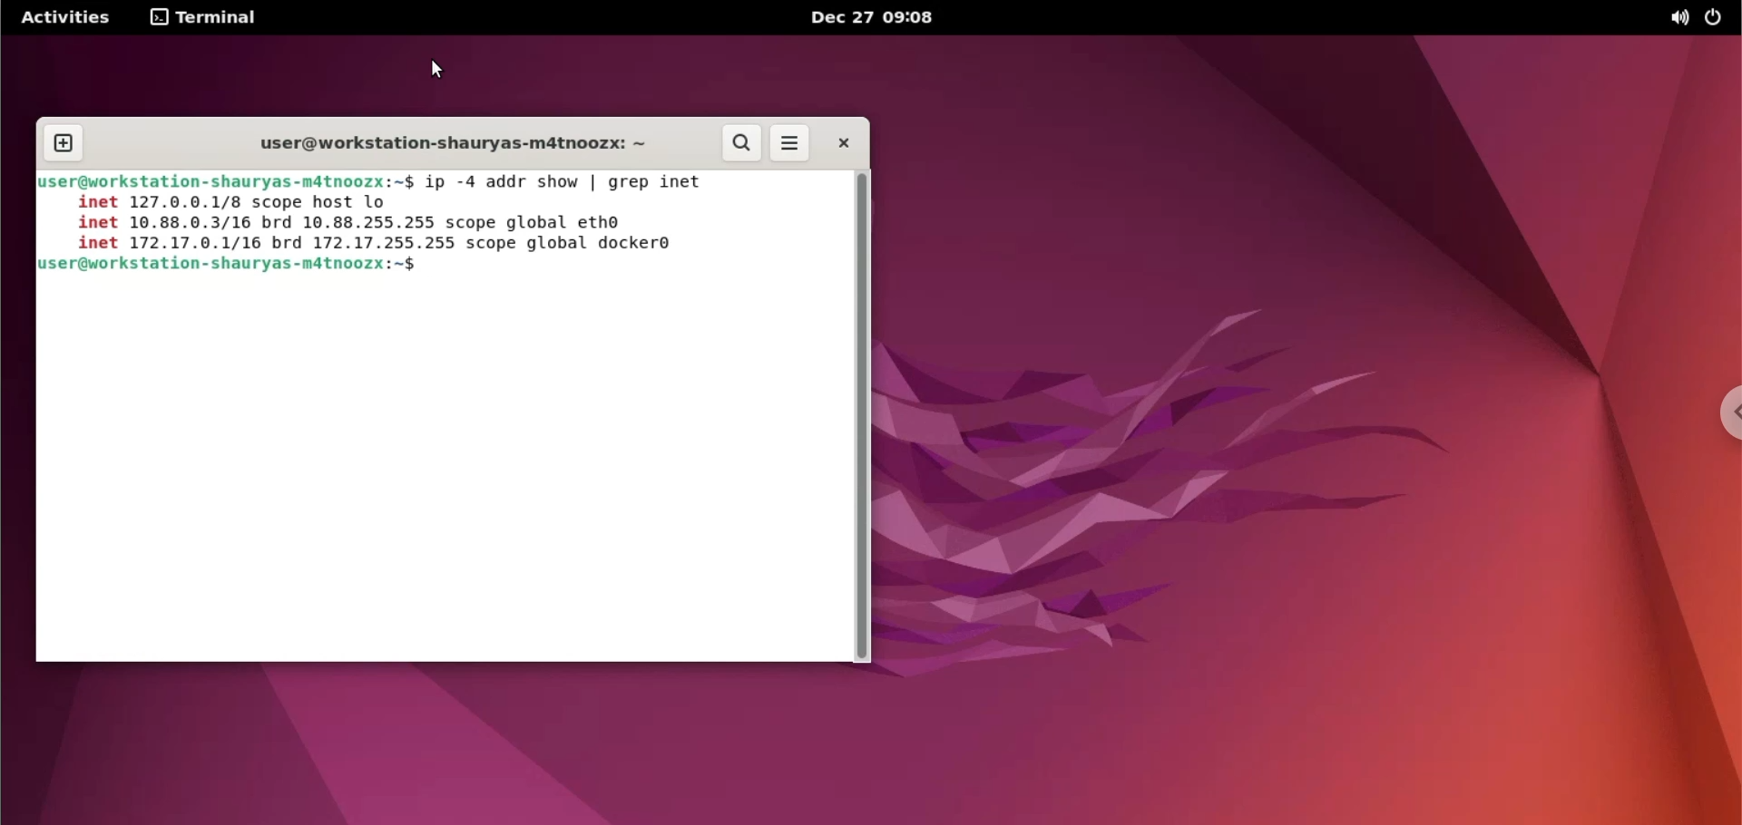 This screenshot has width=1742, height=825. Describe the element at coordinates (226, 180) in the screenshot. I see `user@workstation-shauryas-m4tnoozx:~$` at that location.